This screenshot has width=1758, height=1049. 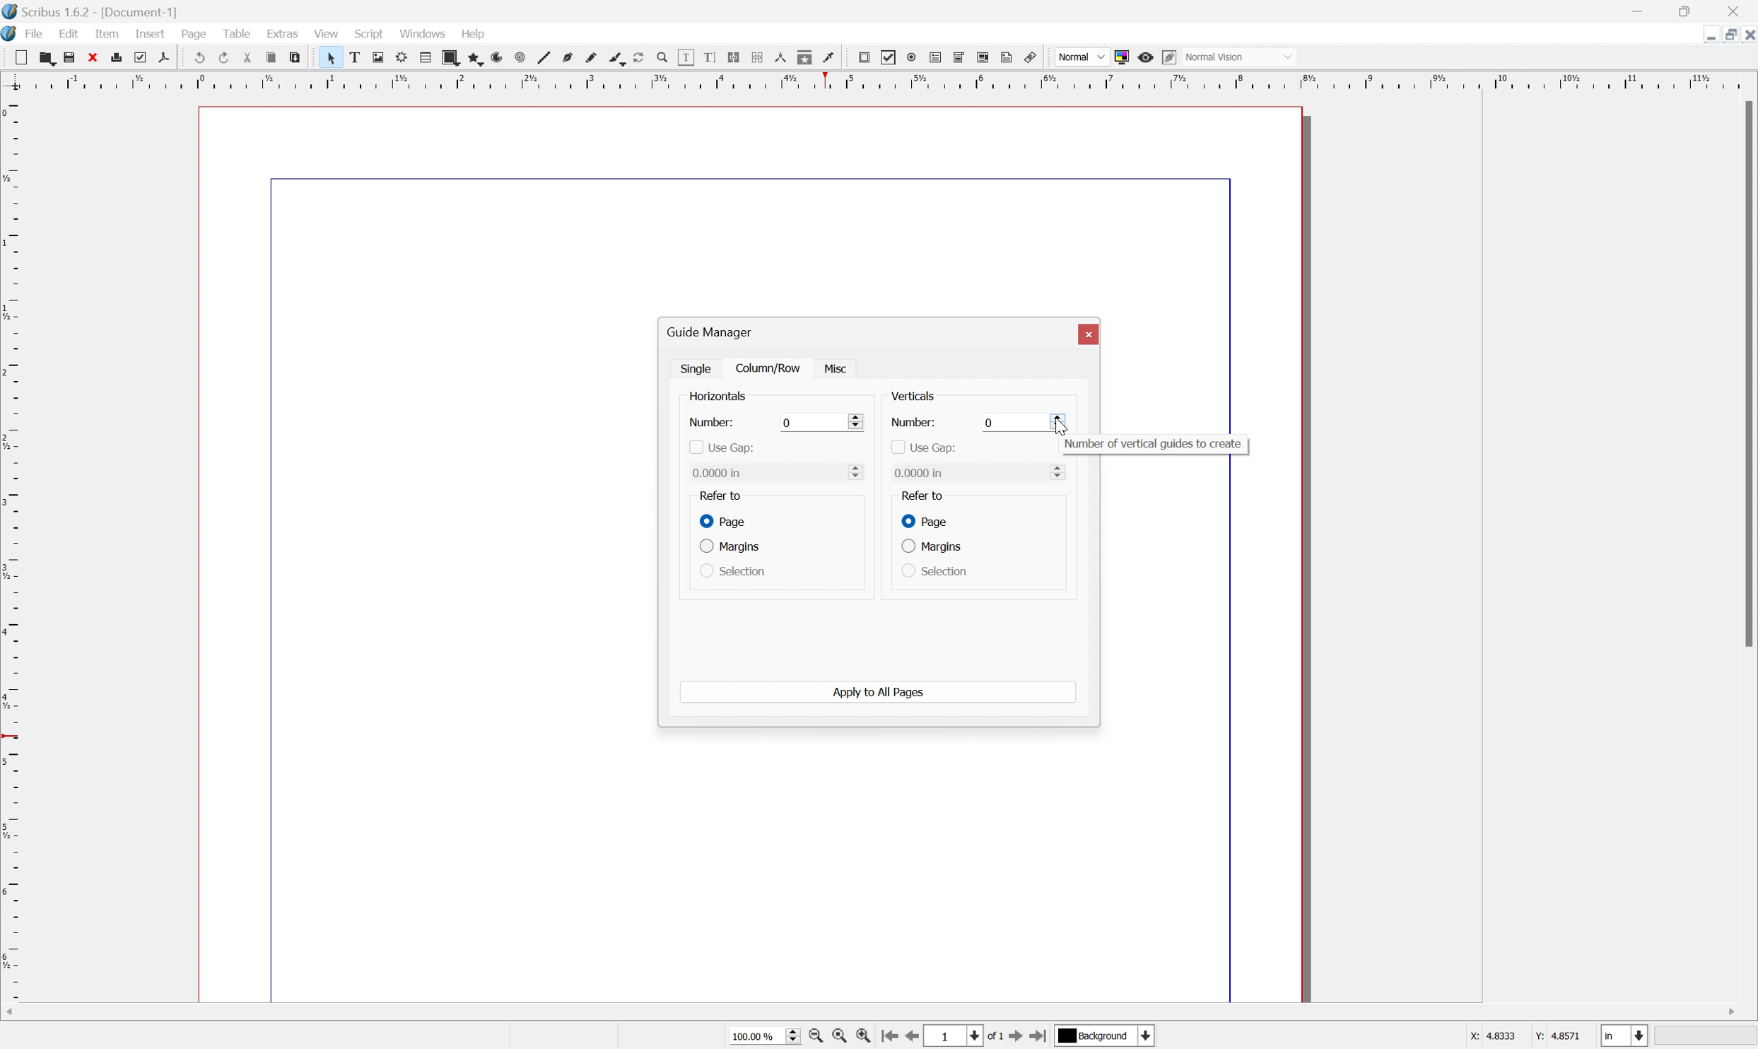 I want to click on column/row, so click(x=770, y=367).